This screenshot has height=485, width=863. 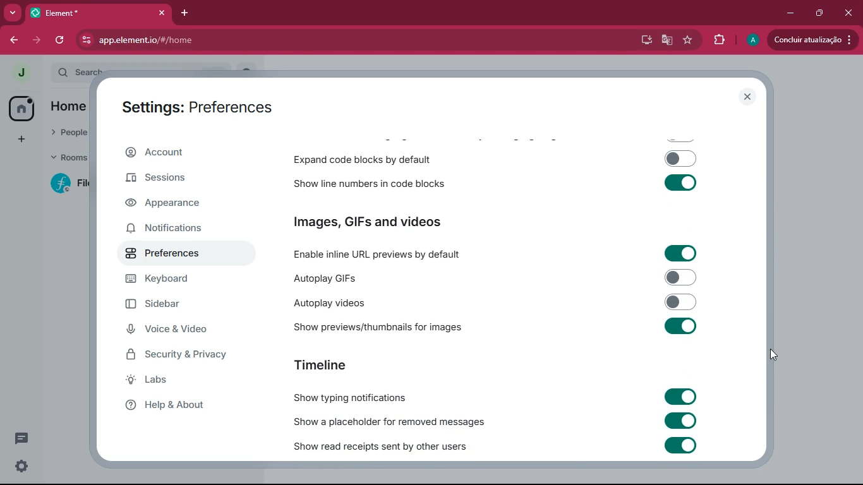 What do you see at coordinates (791, 13) in the screenshot?
I see `minimize` at bounding box center [791, 13].